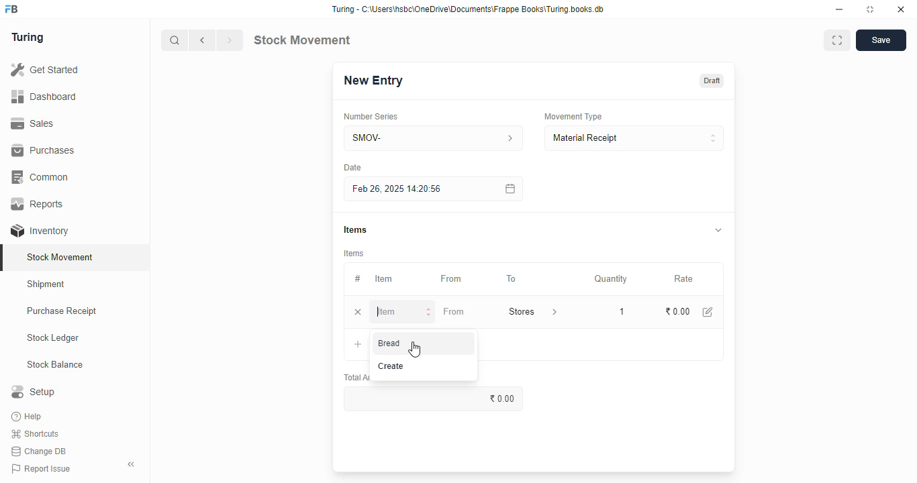  What do you see at coordinates (175, 40) in the screenshot?
I see `search` at bounding box center [175, 40].